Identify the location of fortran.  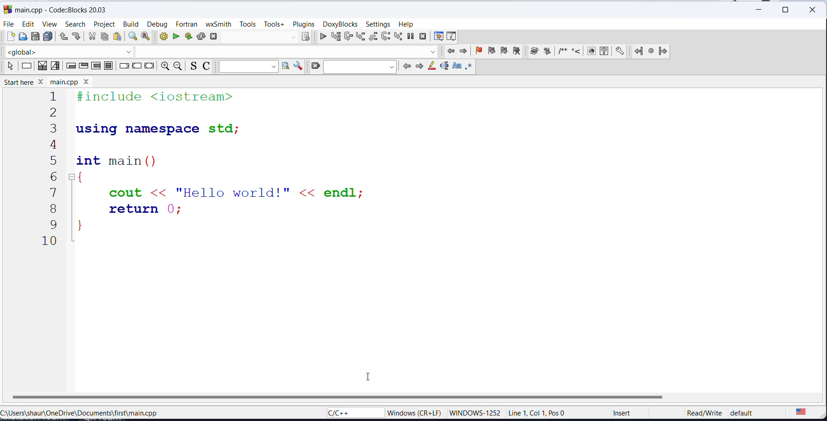
(187, 23).